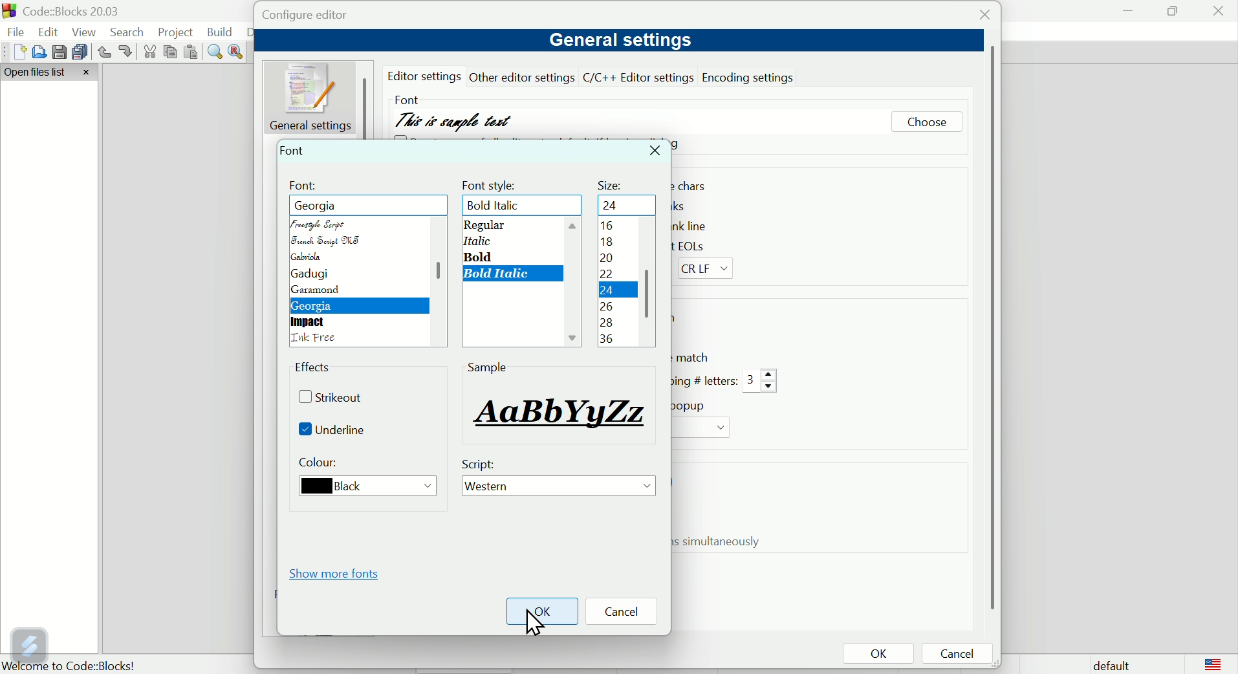  What do you see at coordinates (1219, 14) in the screenshot?
I see `Close` at bounding box center [1219, 14].